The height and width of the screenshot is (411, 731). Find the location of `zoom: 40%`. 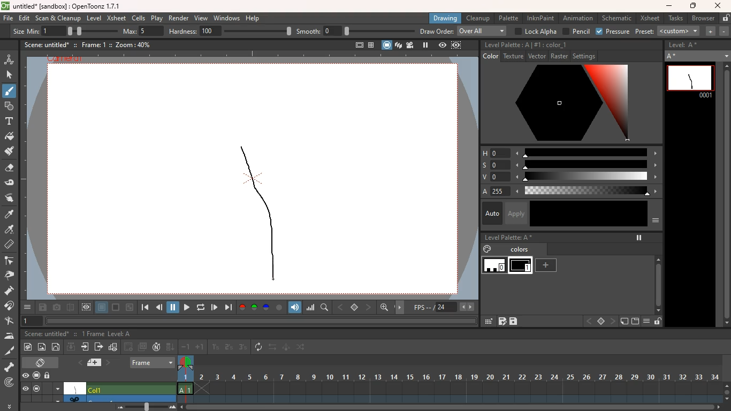

zoom: 40% is located at coordinates (132, 44).